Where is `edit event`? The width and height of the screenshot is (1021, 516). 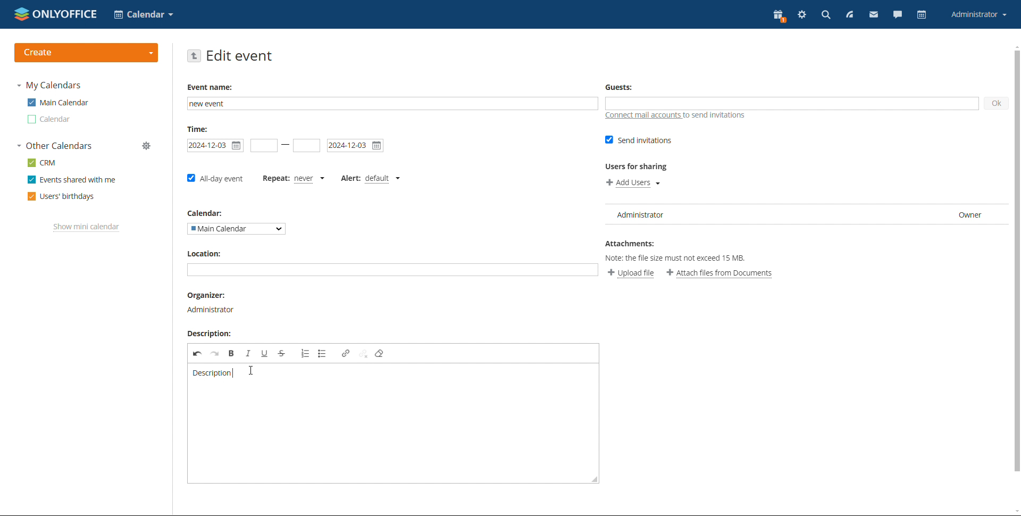
edit event is located at coordinates (240, 56).